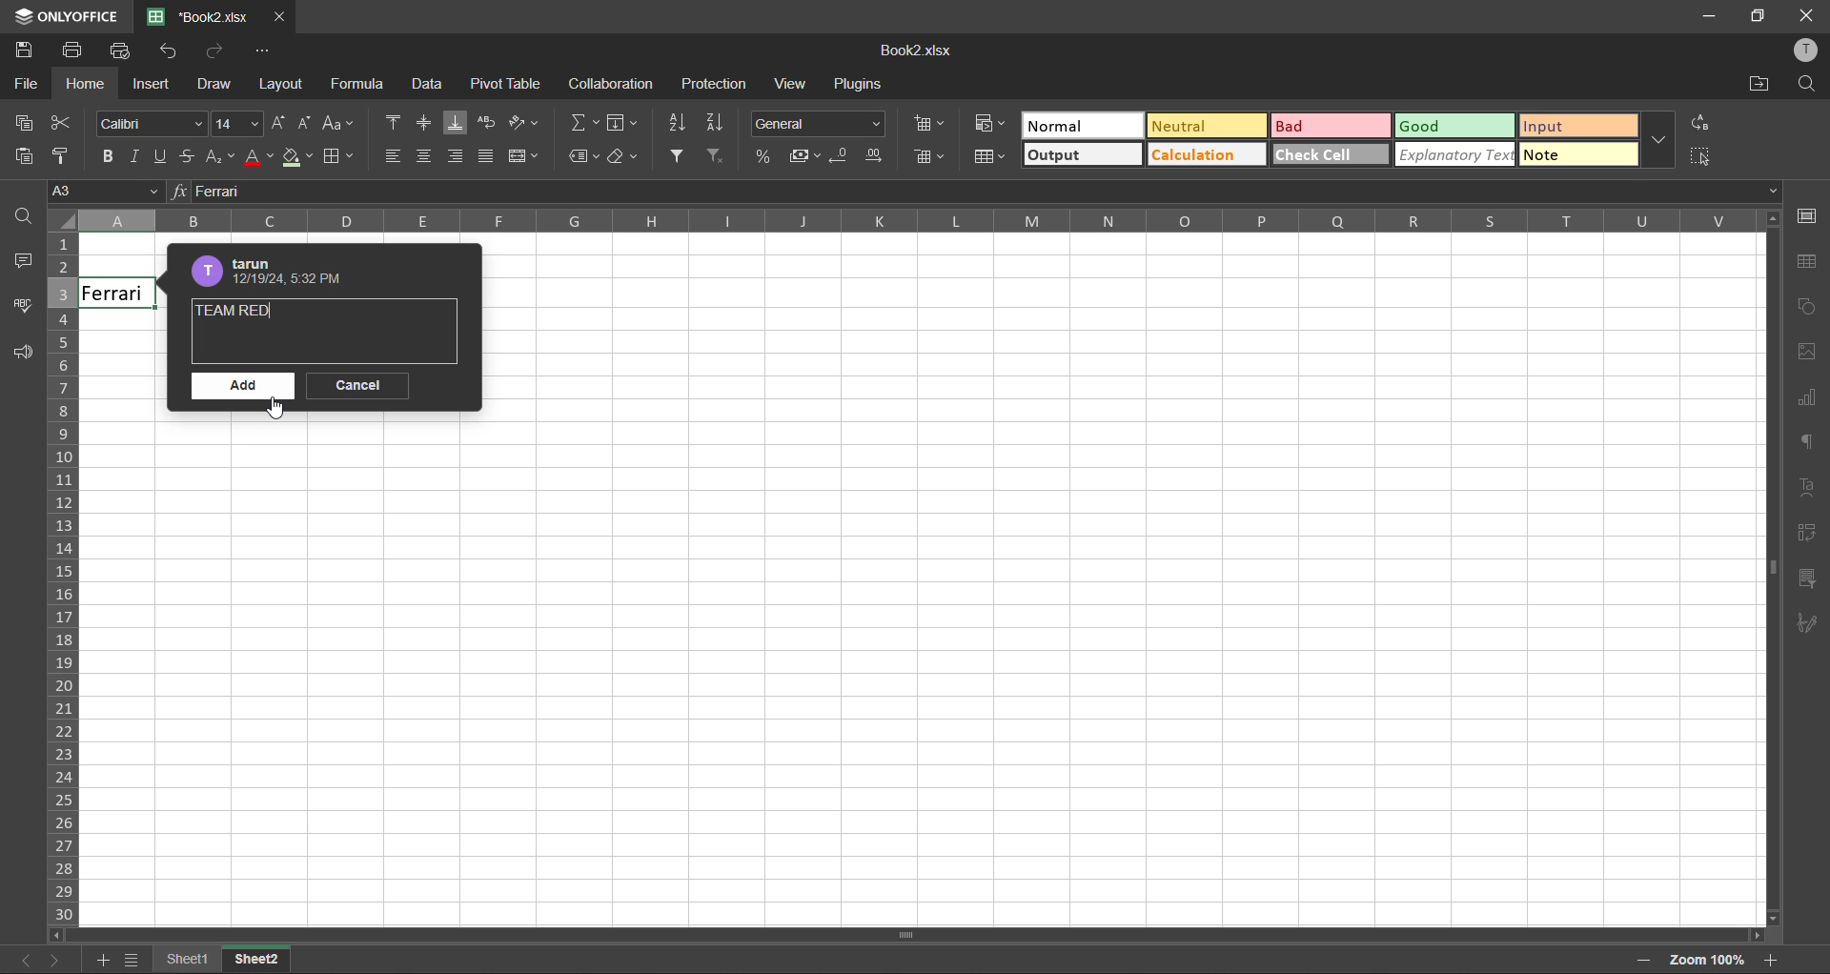 The width and height of the screenshot is (1830, 974). Describe the element at coordinates (1079, 154) in the screenshot. I see `output` at that location.